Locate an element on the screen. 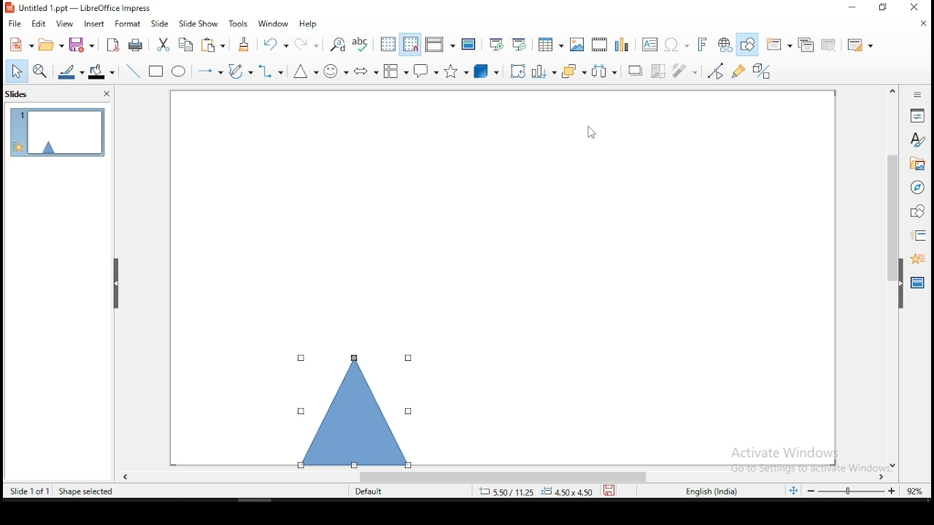 The height and width of the screenshot is (525, 934). stars and banners is located at coordinates (455, 71).